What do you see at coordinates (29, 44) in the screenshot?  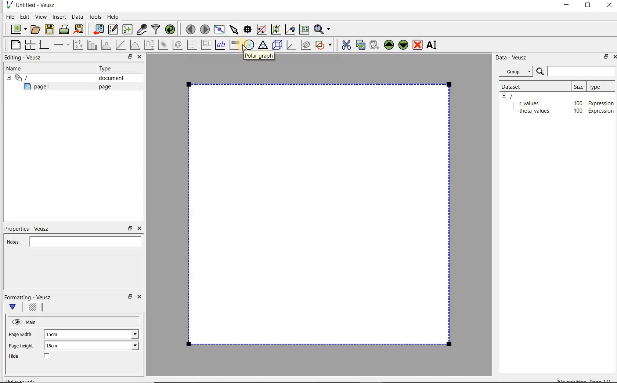 I see `arrange graphs in a grid` at bounding box center [29, 44].